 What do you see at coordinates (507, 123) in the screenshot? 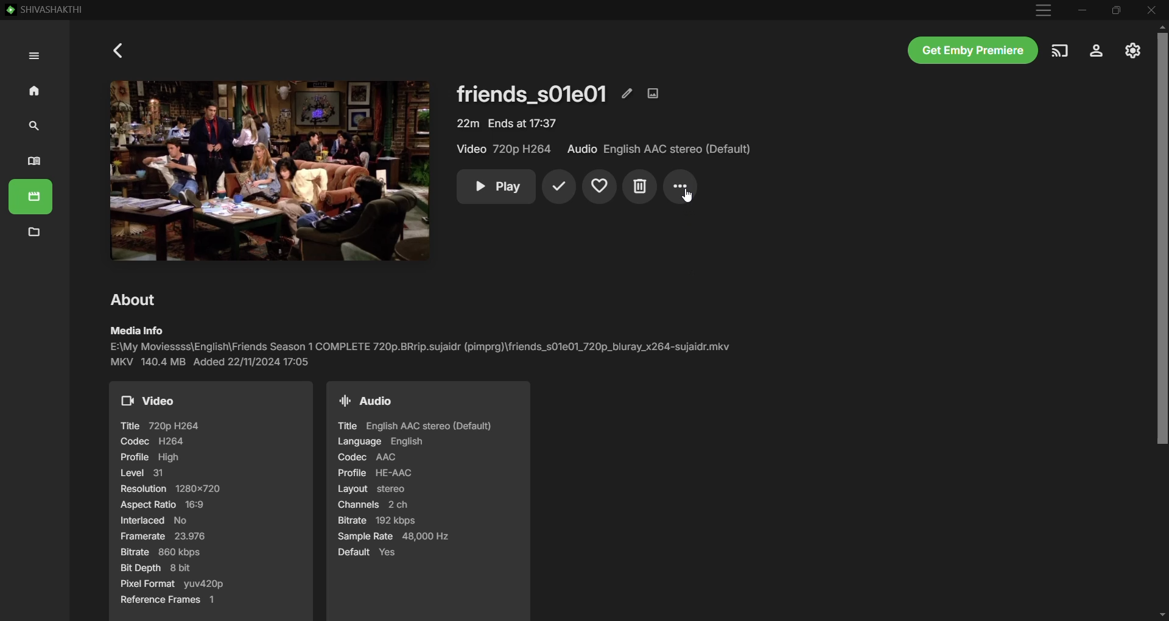
I see `Video Details` at bounding box center [507, 123].